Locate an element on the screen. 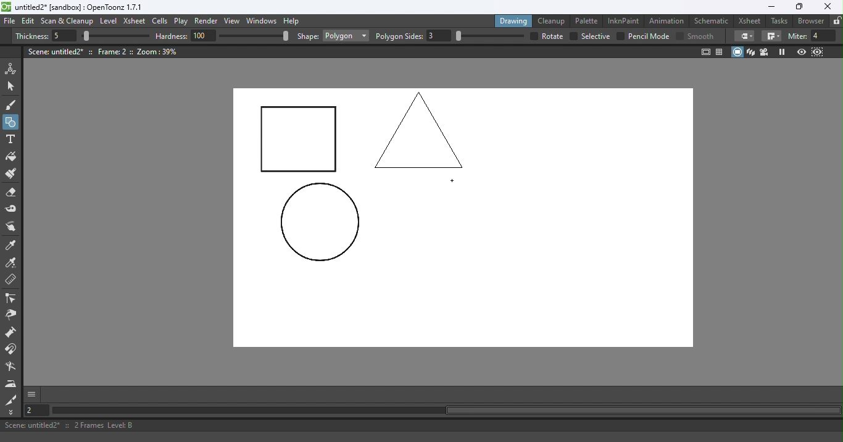 This screenshot has height=442, width=843. Animate tool is located at coordinates (13, 69).